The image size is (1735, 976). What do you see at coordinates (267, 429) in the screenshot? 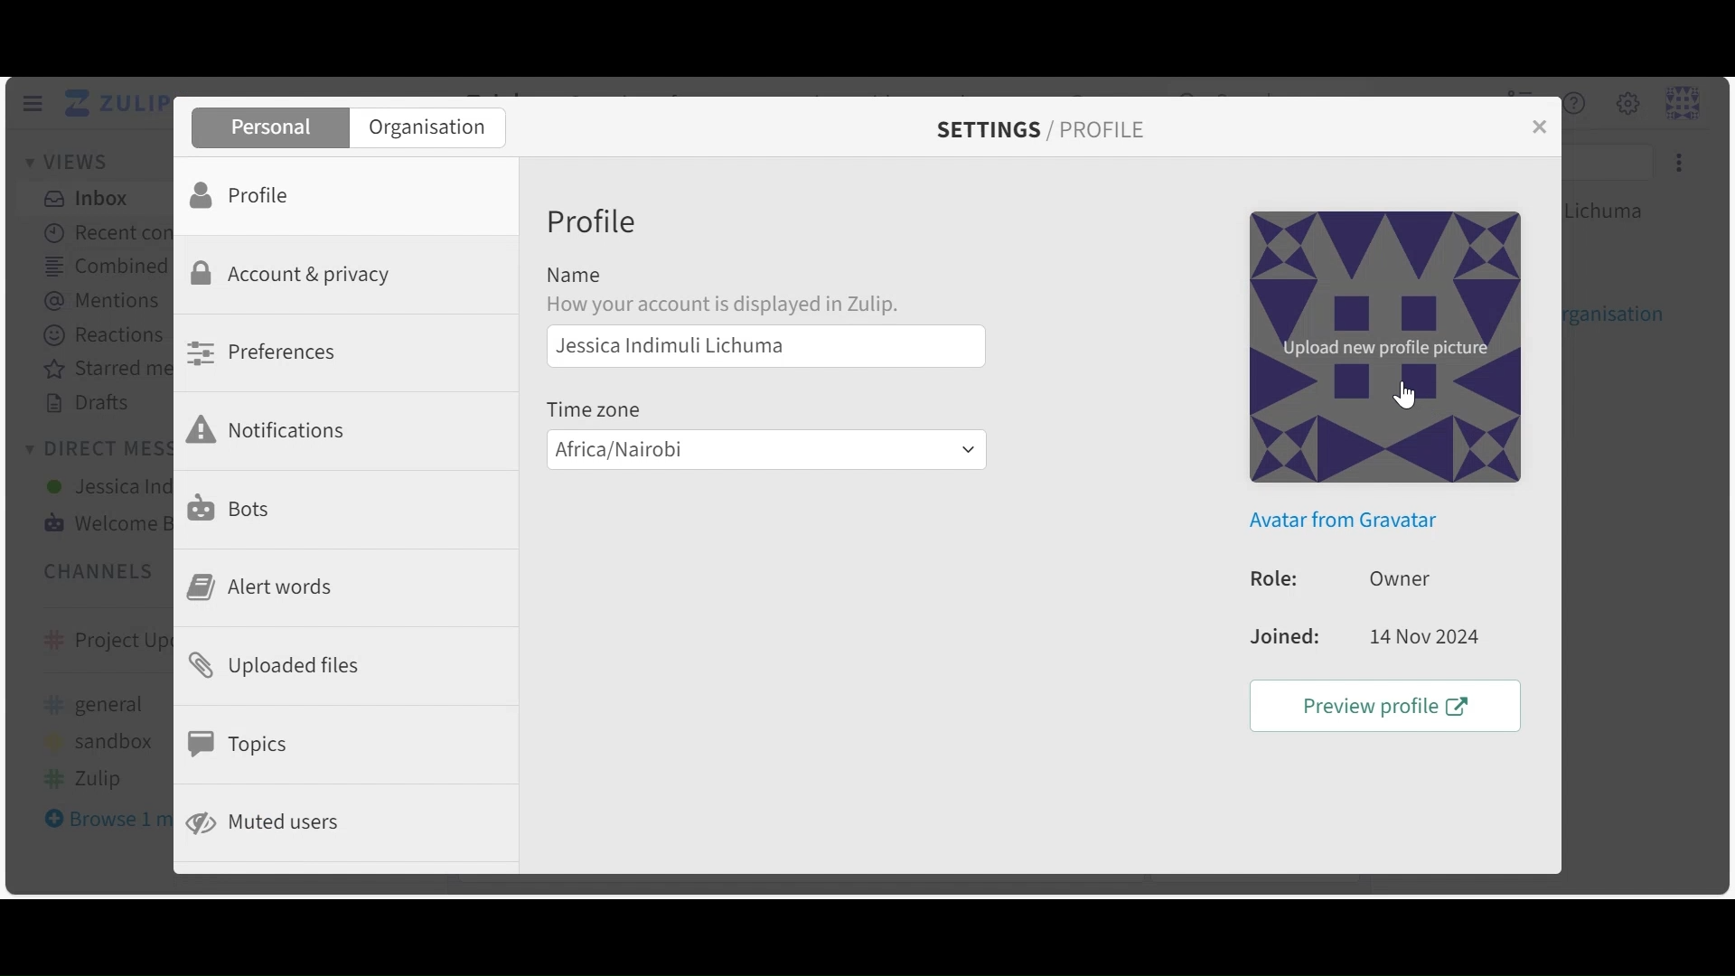
I see `Notifications` at bounding box center [267, 429].